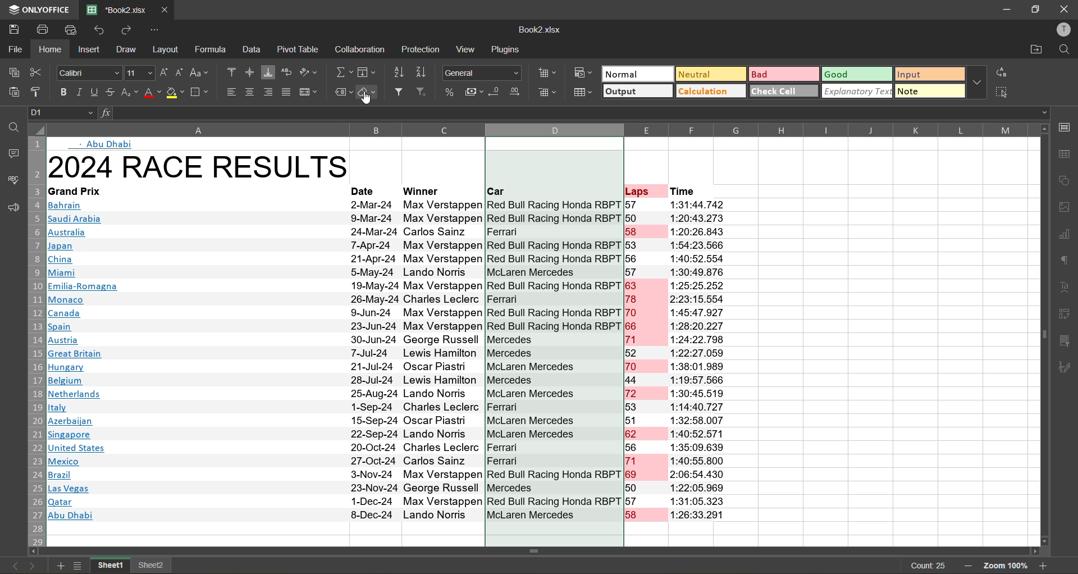 This screenshot has height=574, width=1078. What do you see at coordinates (481, 71) in the screenshot?
I see `General` at bounding box center [481, 71].